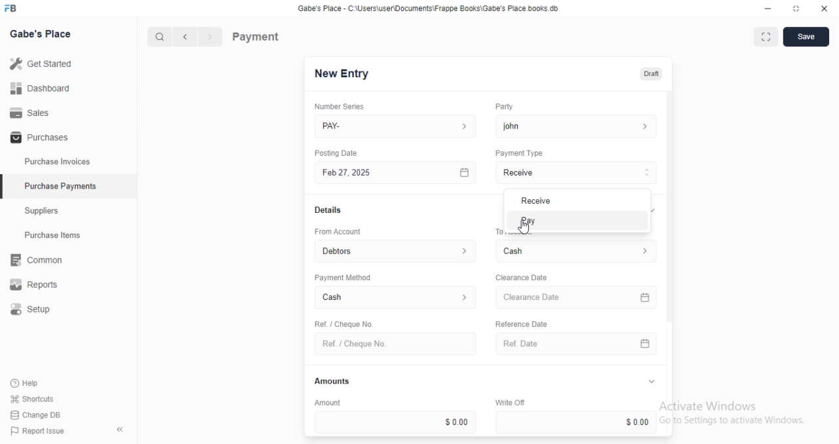  I want to click on cursor, so click(526, 228).